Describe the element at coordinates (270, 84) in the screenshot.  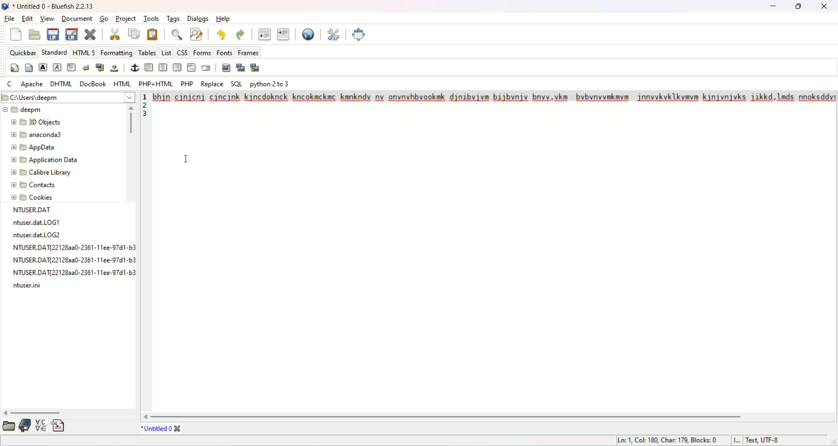
I see `python 2 to 3` at that location.